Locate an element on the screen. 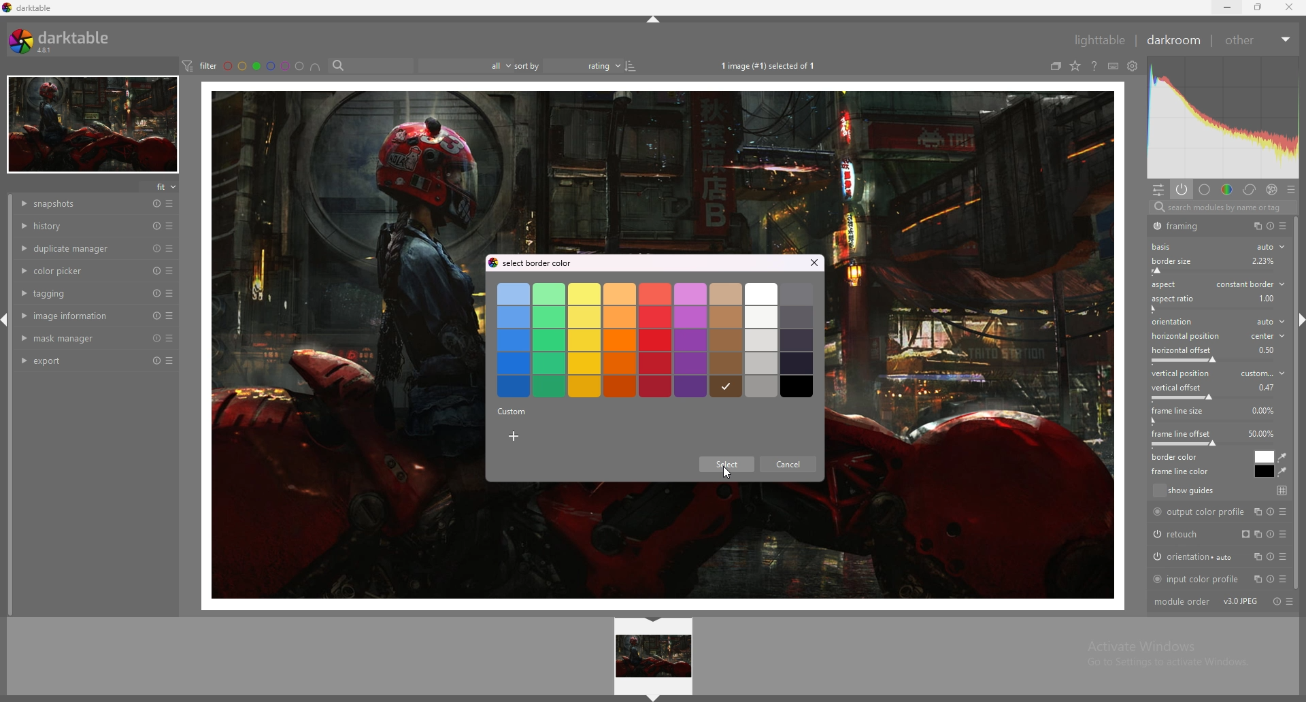 Image resolution: width=1306 pixels, height=702 pixels. rating is located at coordinates (591, 66).